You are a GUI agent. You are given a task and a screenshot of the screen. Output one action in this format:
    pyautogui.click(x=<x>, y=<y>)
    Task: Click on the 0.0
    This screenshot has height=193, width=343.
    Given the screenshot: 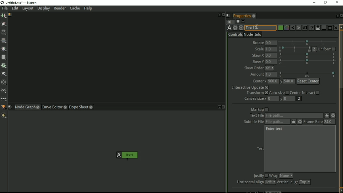 What is the action you would take?
    pyautogui.click(x=271, y=62)
    